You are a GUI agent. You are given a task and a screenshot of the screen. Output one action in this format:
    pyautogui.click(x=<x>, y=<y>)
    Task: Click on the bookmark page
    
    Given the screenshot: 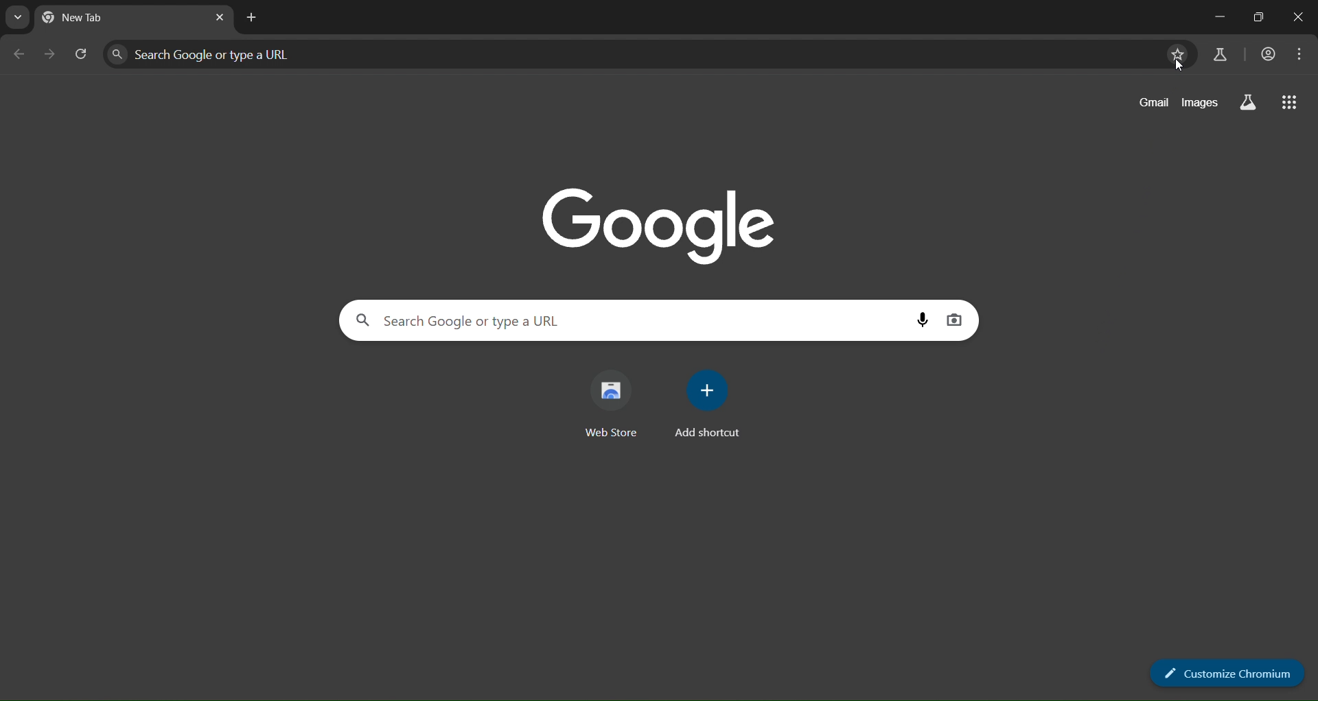 What is the action you would take?
    pyautogui.click(x=1179, y=53)
    